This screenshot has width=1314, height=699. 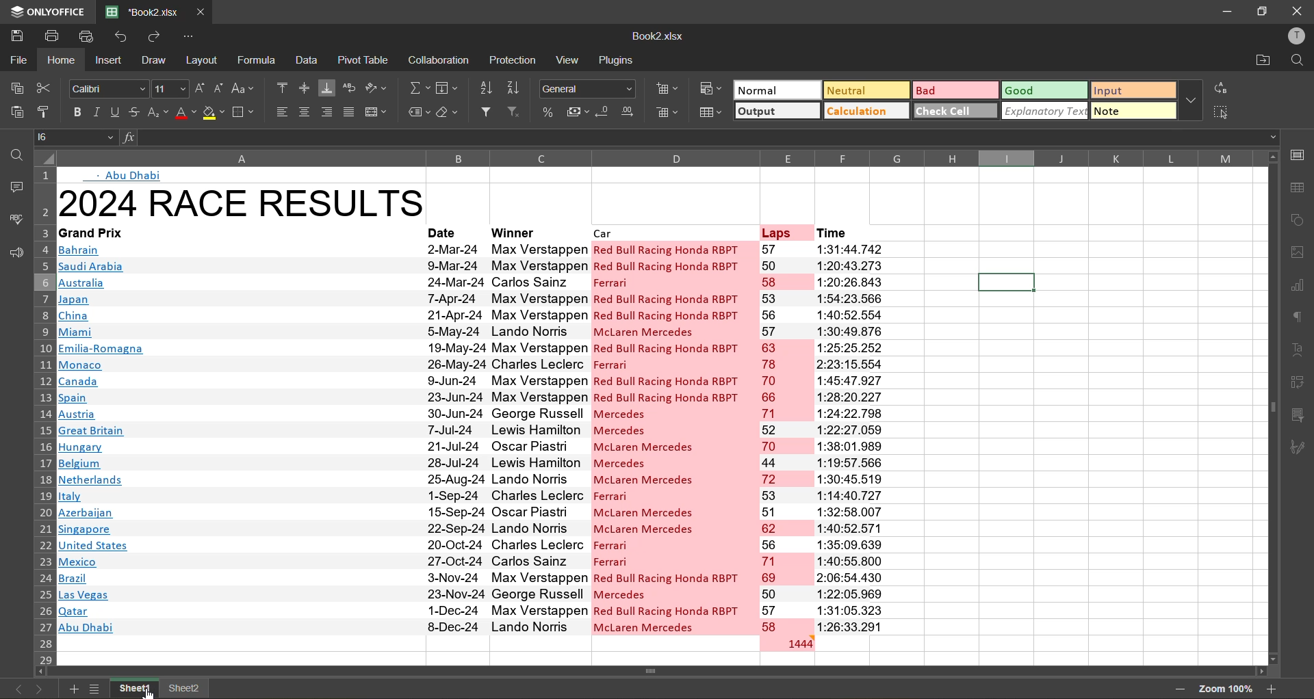 What do you see at coordinates (604, 113) in the screenshot?
I see `decrease decimal` at bounding box center [604, 113].